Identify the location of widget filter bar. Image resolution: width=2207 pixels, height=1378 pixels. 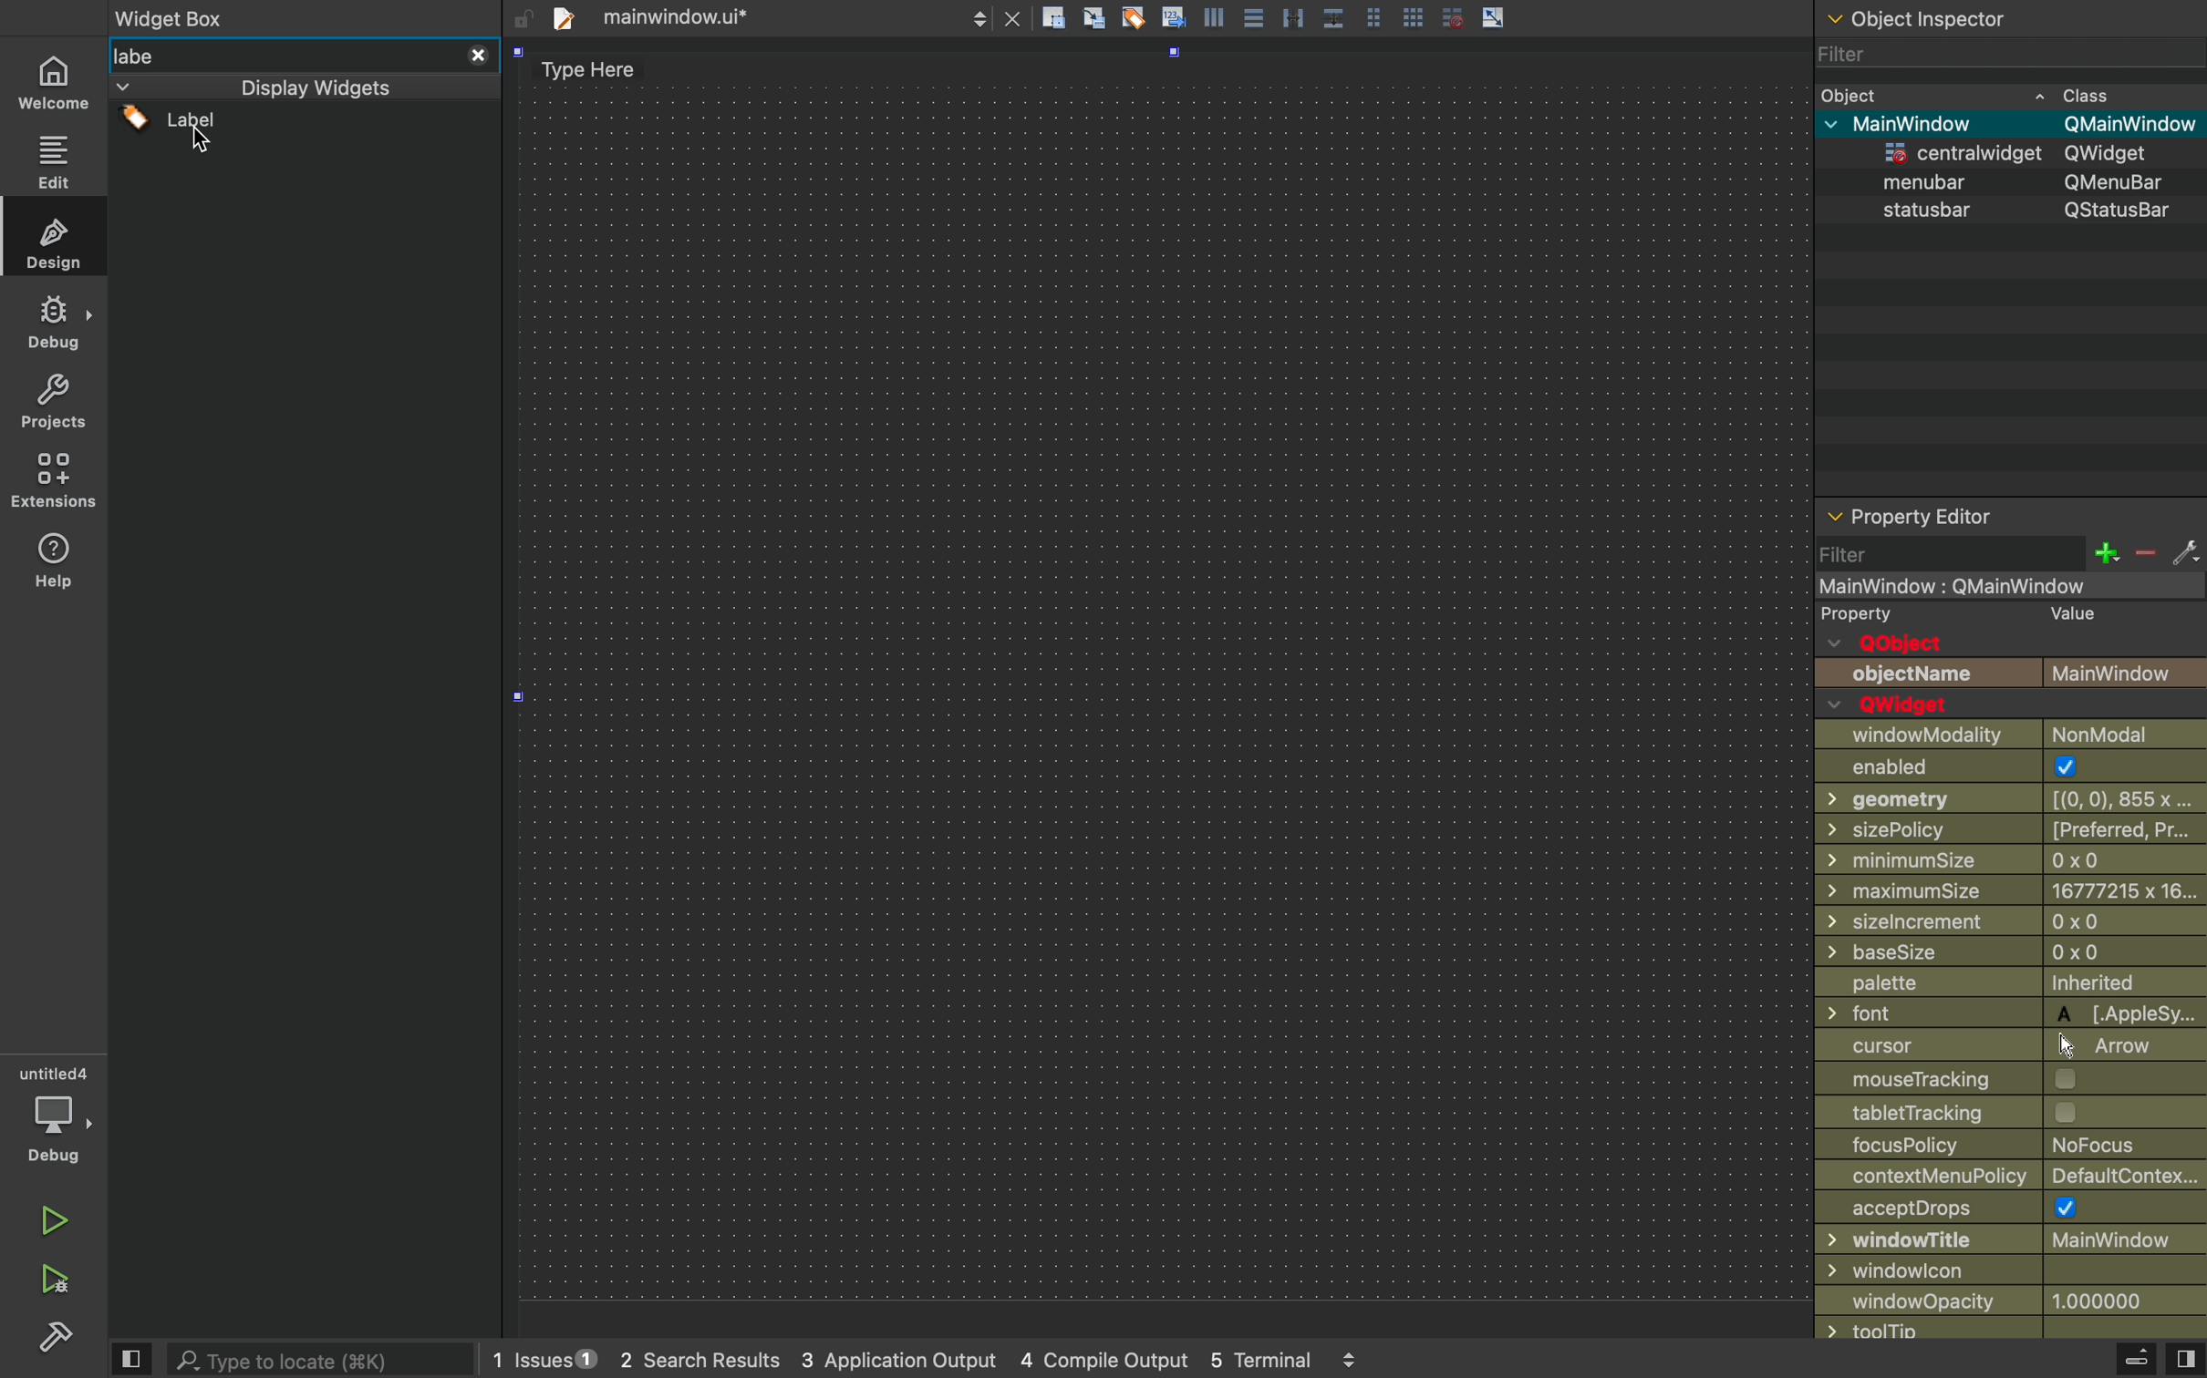
(474, 54).